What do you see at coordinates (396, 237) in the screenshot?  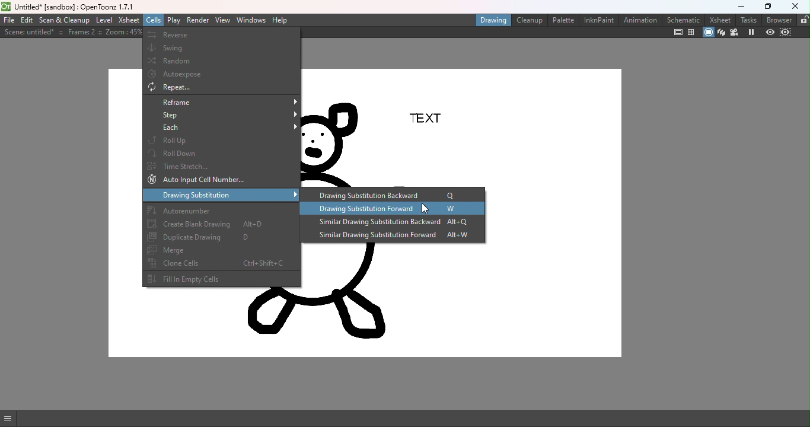 I see `Similar drawing substitution` at bounding box center [396, 237].